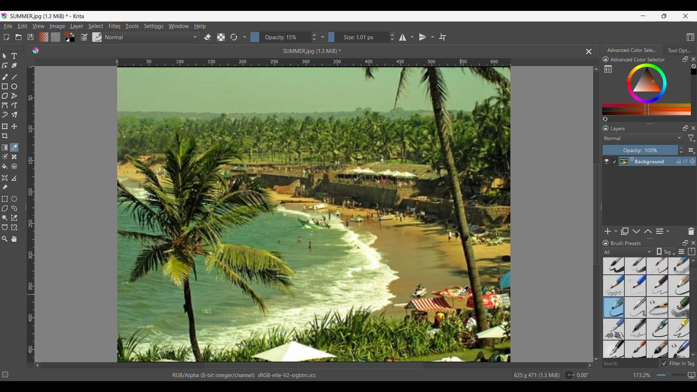 The image size is (697, 392). What do you see at coordinates (247, 375) in the screenshot?
I see `RGB/Alpha (8-bit integer/channel) sRGB-elle-V2-srgbtrc.icc` at bounding box center [247, 375].